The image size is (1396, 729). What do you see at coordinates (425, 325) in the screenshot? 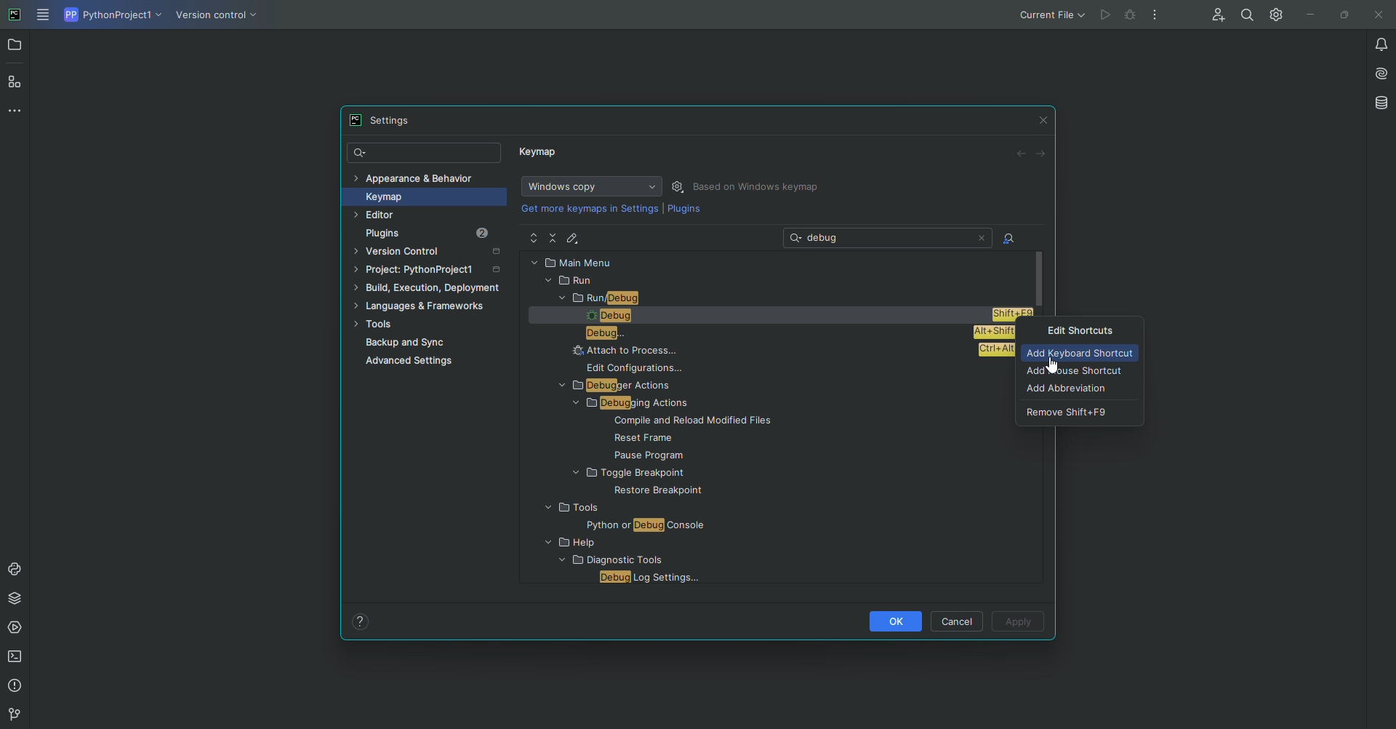
I see `Tools` at bounding box center [425, 325].